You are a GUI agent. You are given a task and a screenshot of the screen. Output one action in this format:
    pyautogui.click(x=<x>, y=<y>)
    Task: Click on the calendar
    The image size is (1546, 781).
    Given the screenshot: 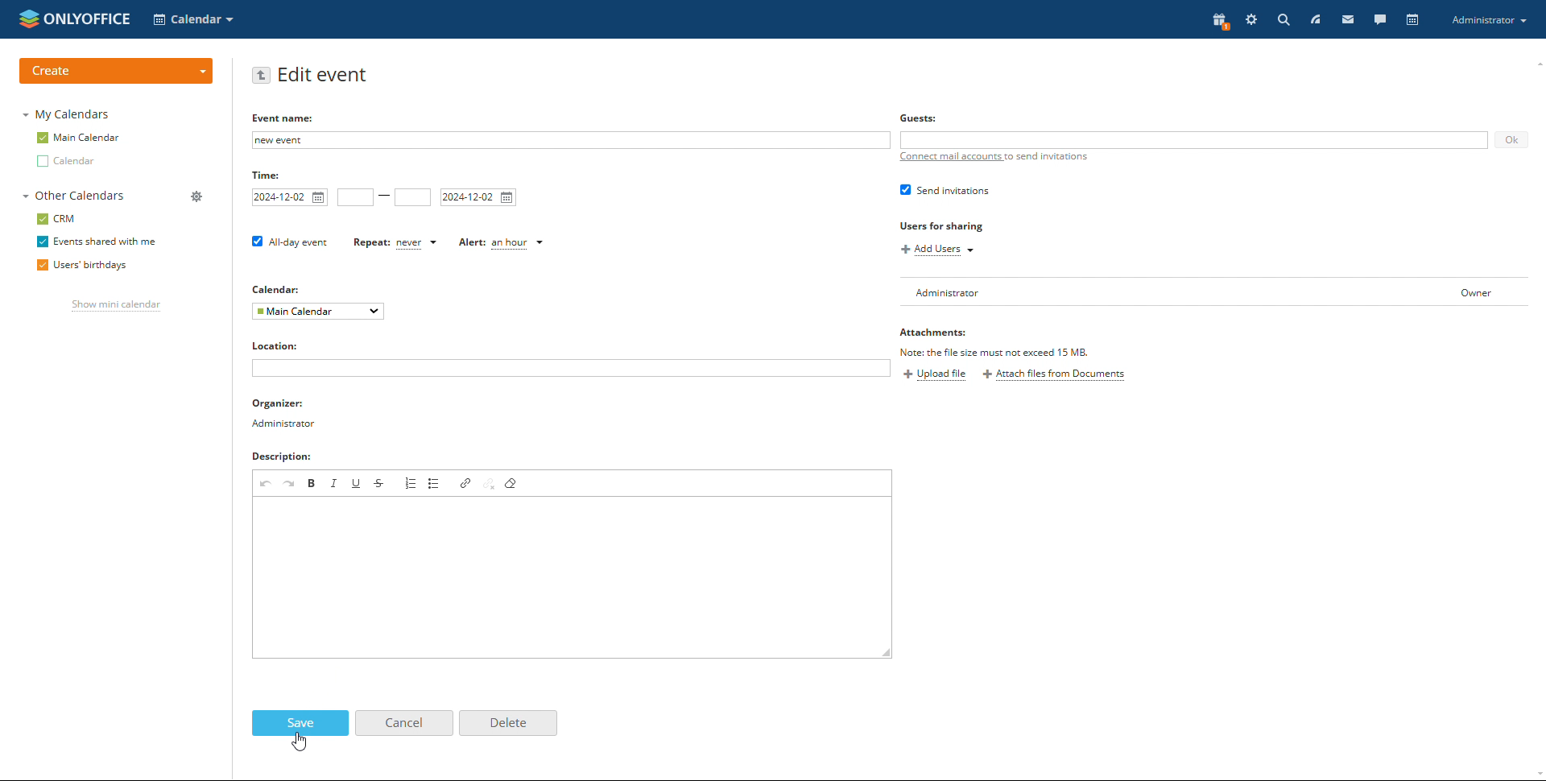 What is the action you would take?
    pyautogui.click(x=1413, y=19)
    